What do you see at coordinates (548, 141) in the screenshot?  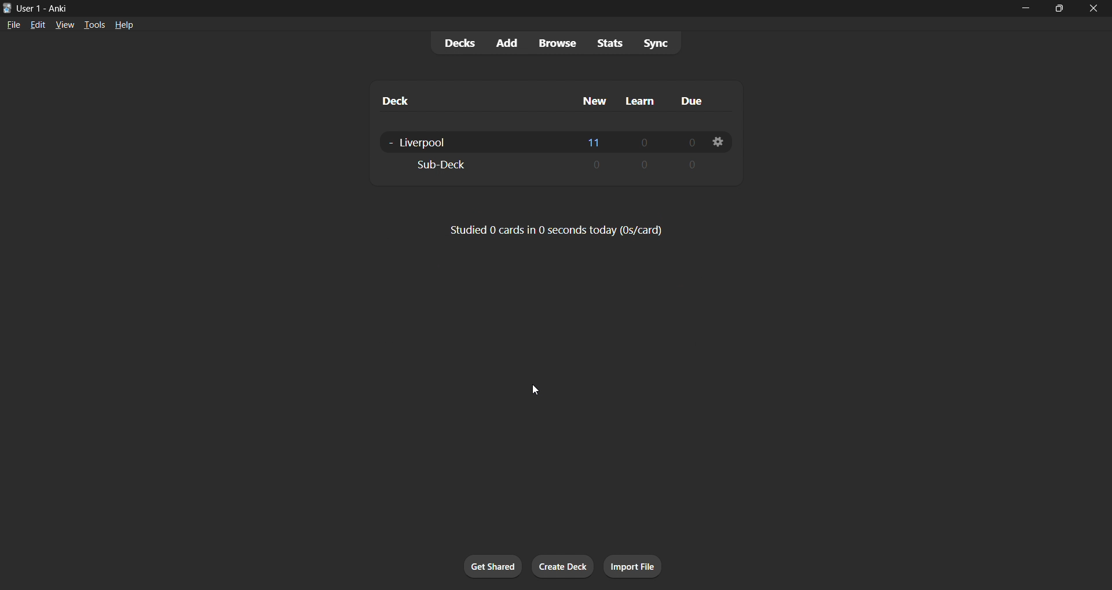 I see `liverpool deck data` at bounding box center [548, 141].